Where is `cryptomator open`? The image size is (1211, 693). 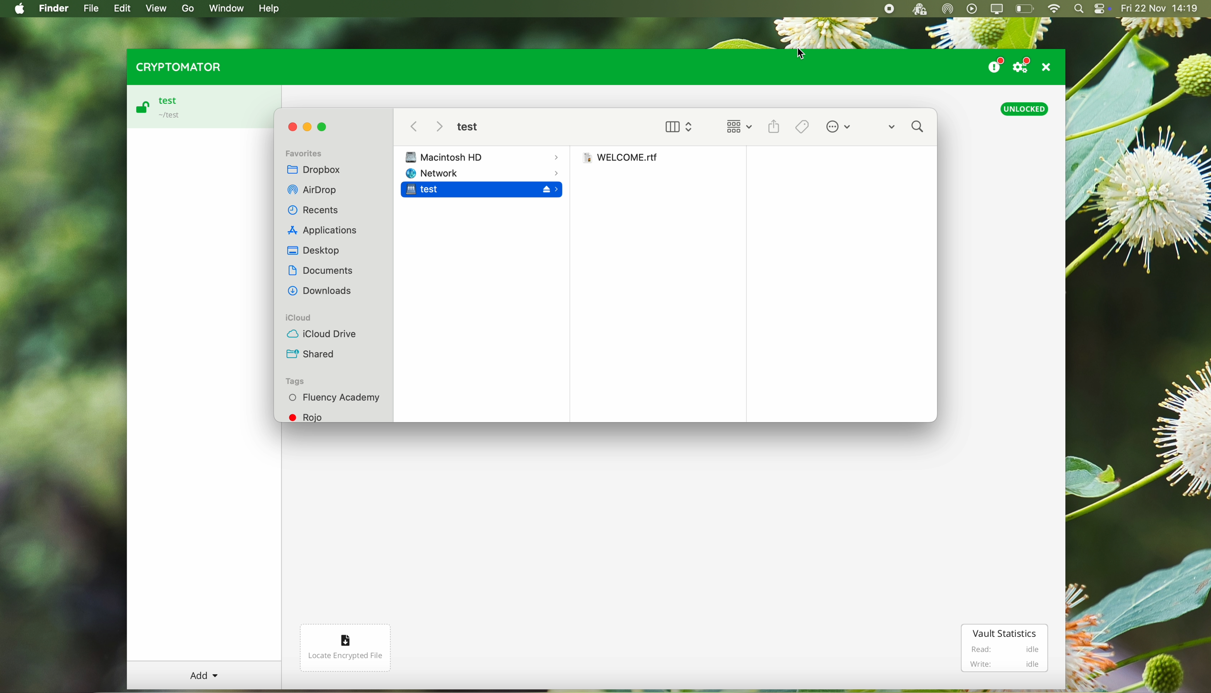 cryptomator open is located at coordinates (917, 9).